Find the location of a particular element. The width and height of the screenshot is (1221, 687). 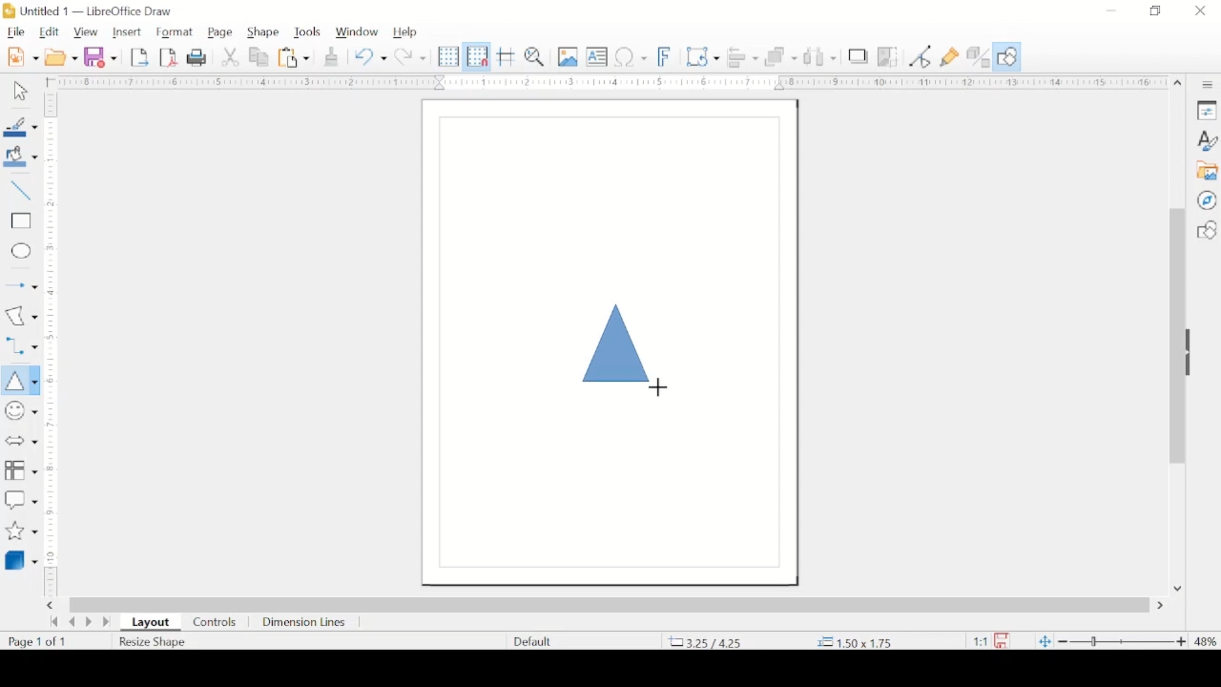

scroll right is located at coordinates (52, 605).